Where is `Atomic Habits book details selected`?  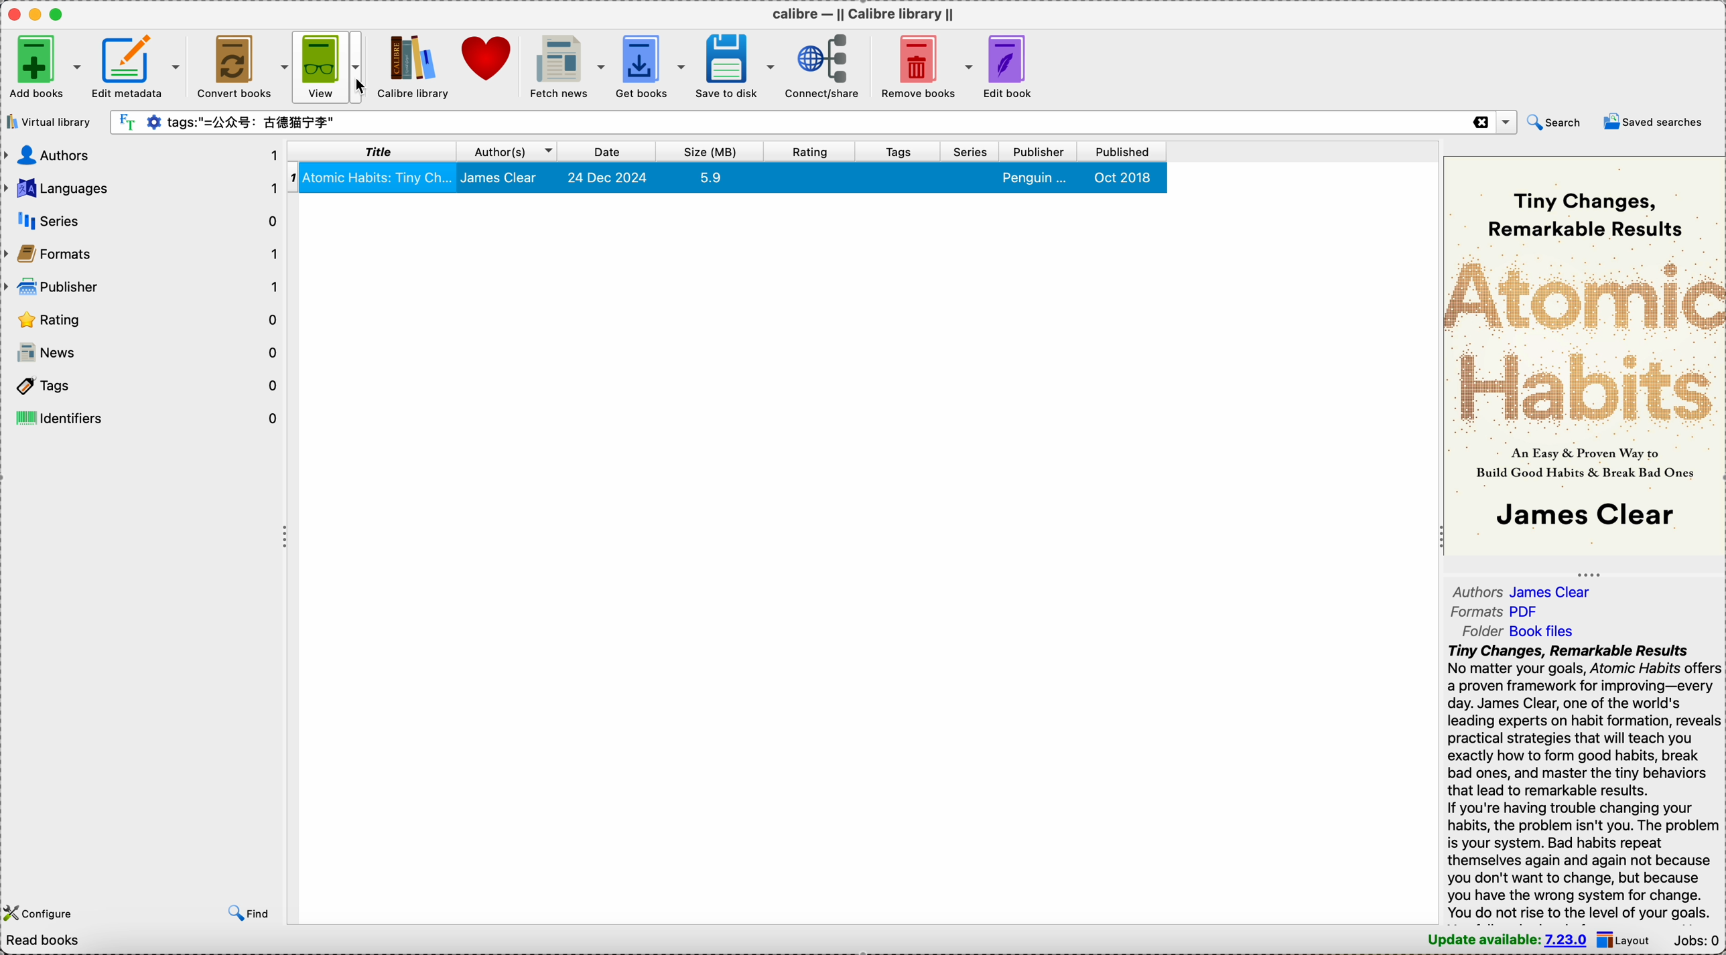 Atomic Habits book details selected is located at coordinates (730, 179).